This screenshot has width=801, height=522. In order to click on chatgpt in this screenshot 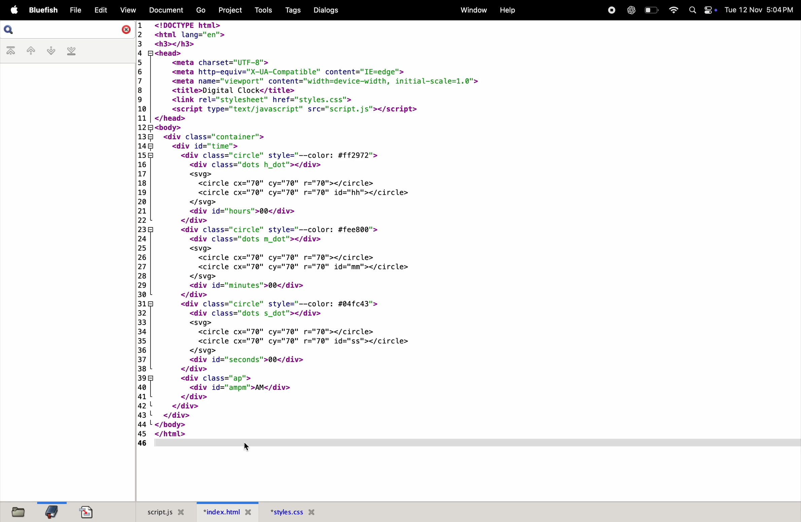, I will do `click(629, 10)`.